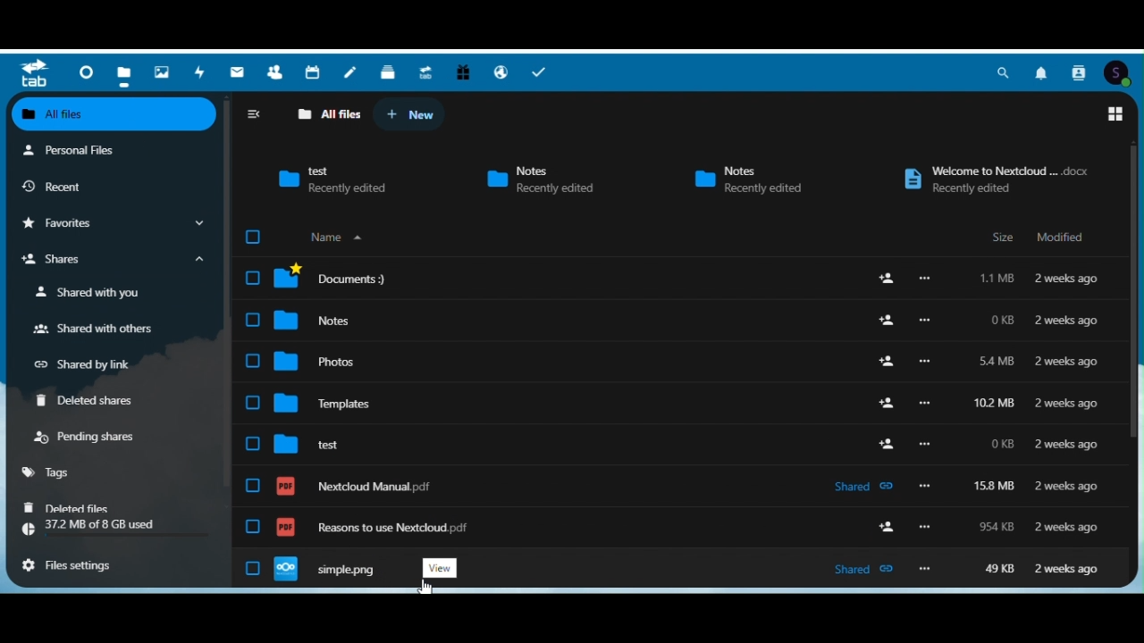 The width and height of the screenshot is (1144, 643). What do you see at coordinates (77, 184) in the screenshot?
I see `Recent` at bounding box center [77, 184].